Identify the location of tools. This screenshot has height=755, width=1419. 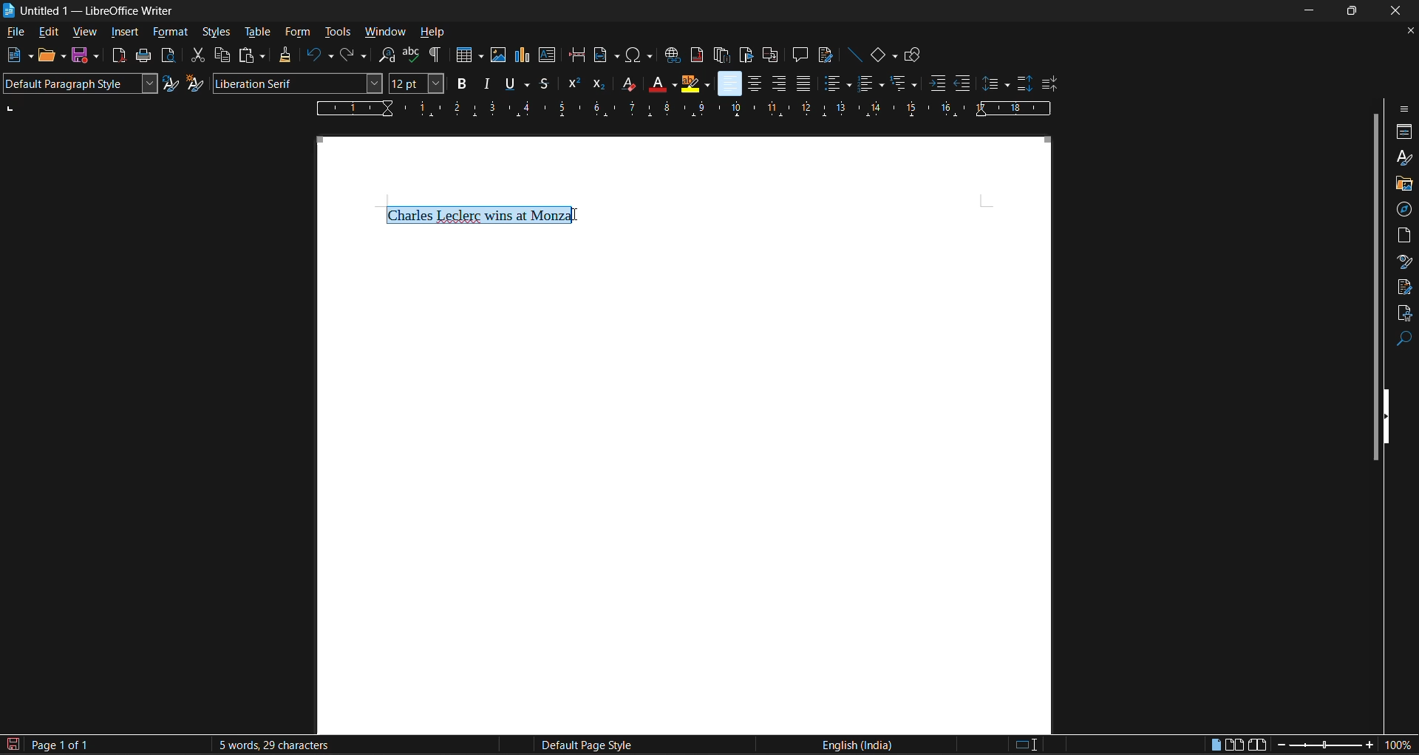
(336, 33).